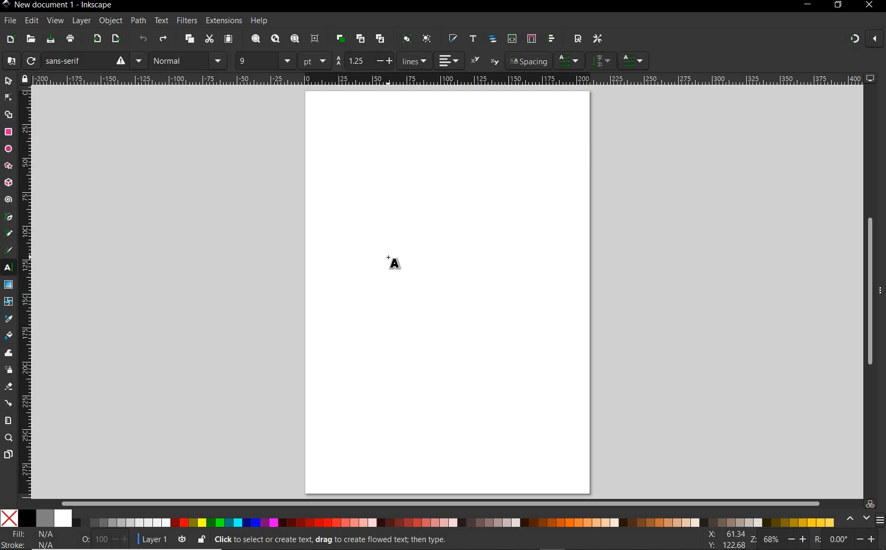 The image size is (886, 550). Describe the element at coordinates (26, 293) in the screenshot. I see `ruler` at that location.